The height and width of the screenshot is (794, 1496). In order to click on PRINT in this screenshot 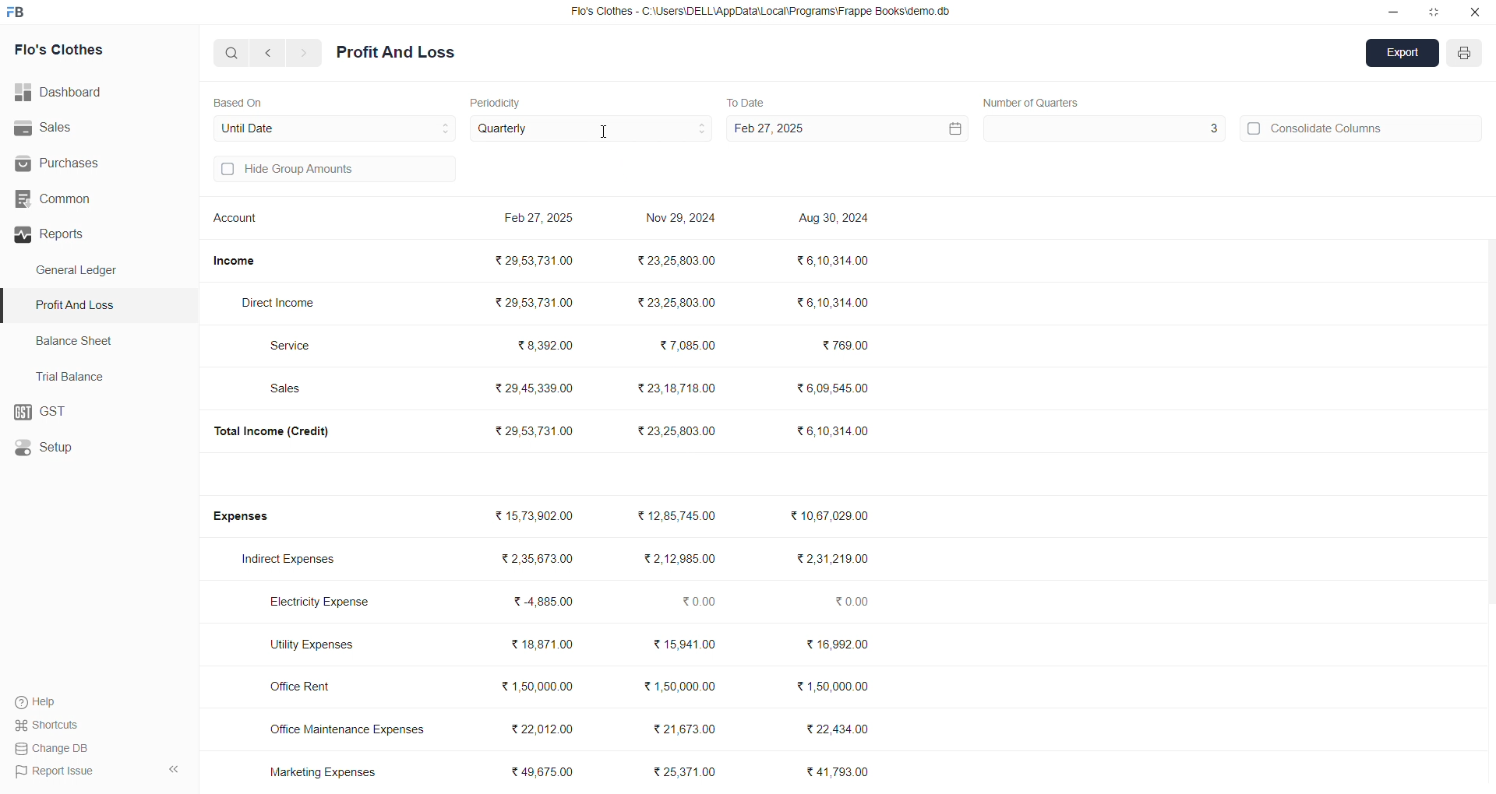, I will do `click(1465, 55)`.